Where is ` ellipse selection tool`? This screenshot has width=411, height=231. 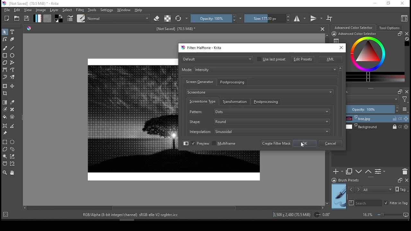  ellipse selection tool is located at coordinates (12, 142).